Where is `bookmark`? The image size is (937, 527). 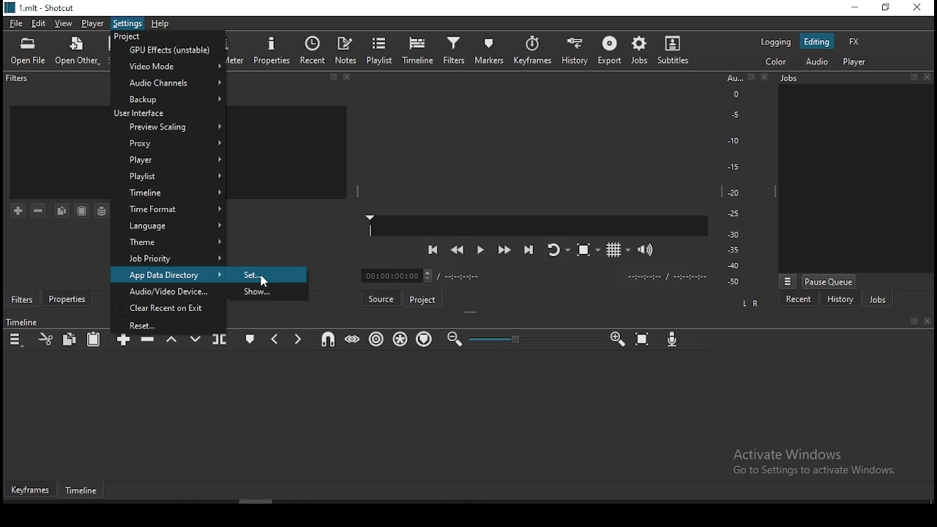
bookmark is located at coordinates (333, 78).